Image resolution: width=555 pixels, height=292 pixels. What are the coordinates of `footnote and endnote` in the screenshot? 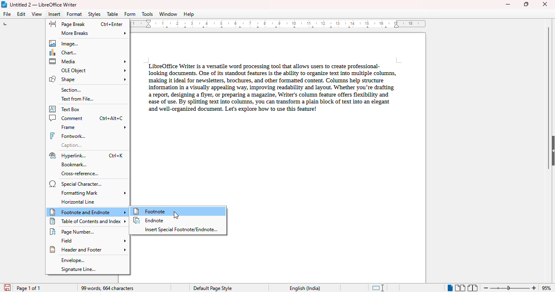 It's located at (88, 212).